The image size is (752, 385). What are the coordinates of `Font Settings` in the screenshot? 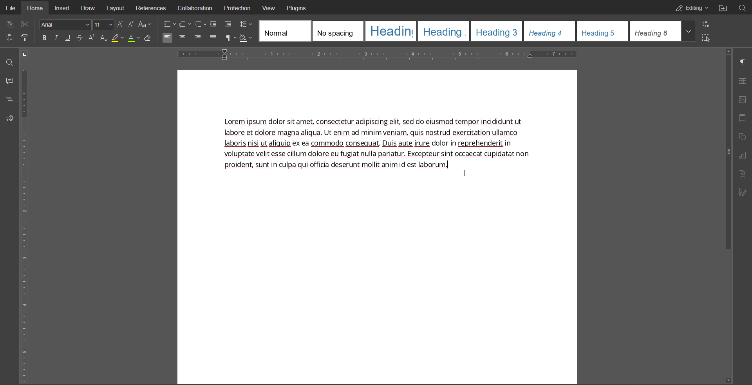 It's located at (64, 25).